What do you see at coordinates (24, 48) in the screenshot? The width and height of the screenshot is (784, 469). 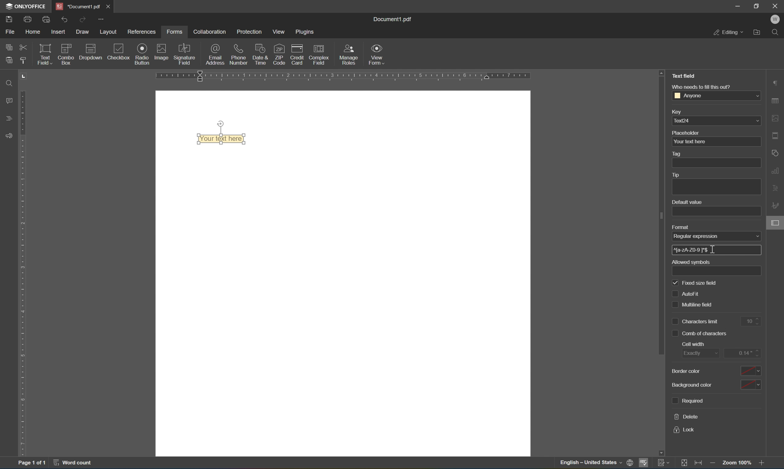 I see `cut` at bounding box center [24, 48].